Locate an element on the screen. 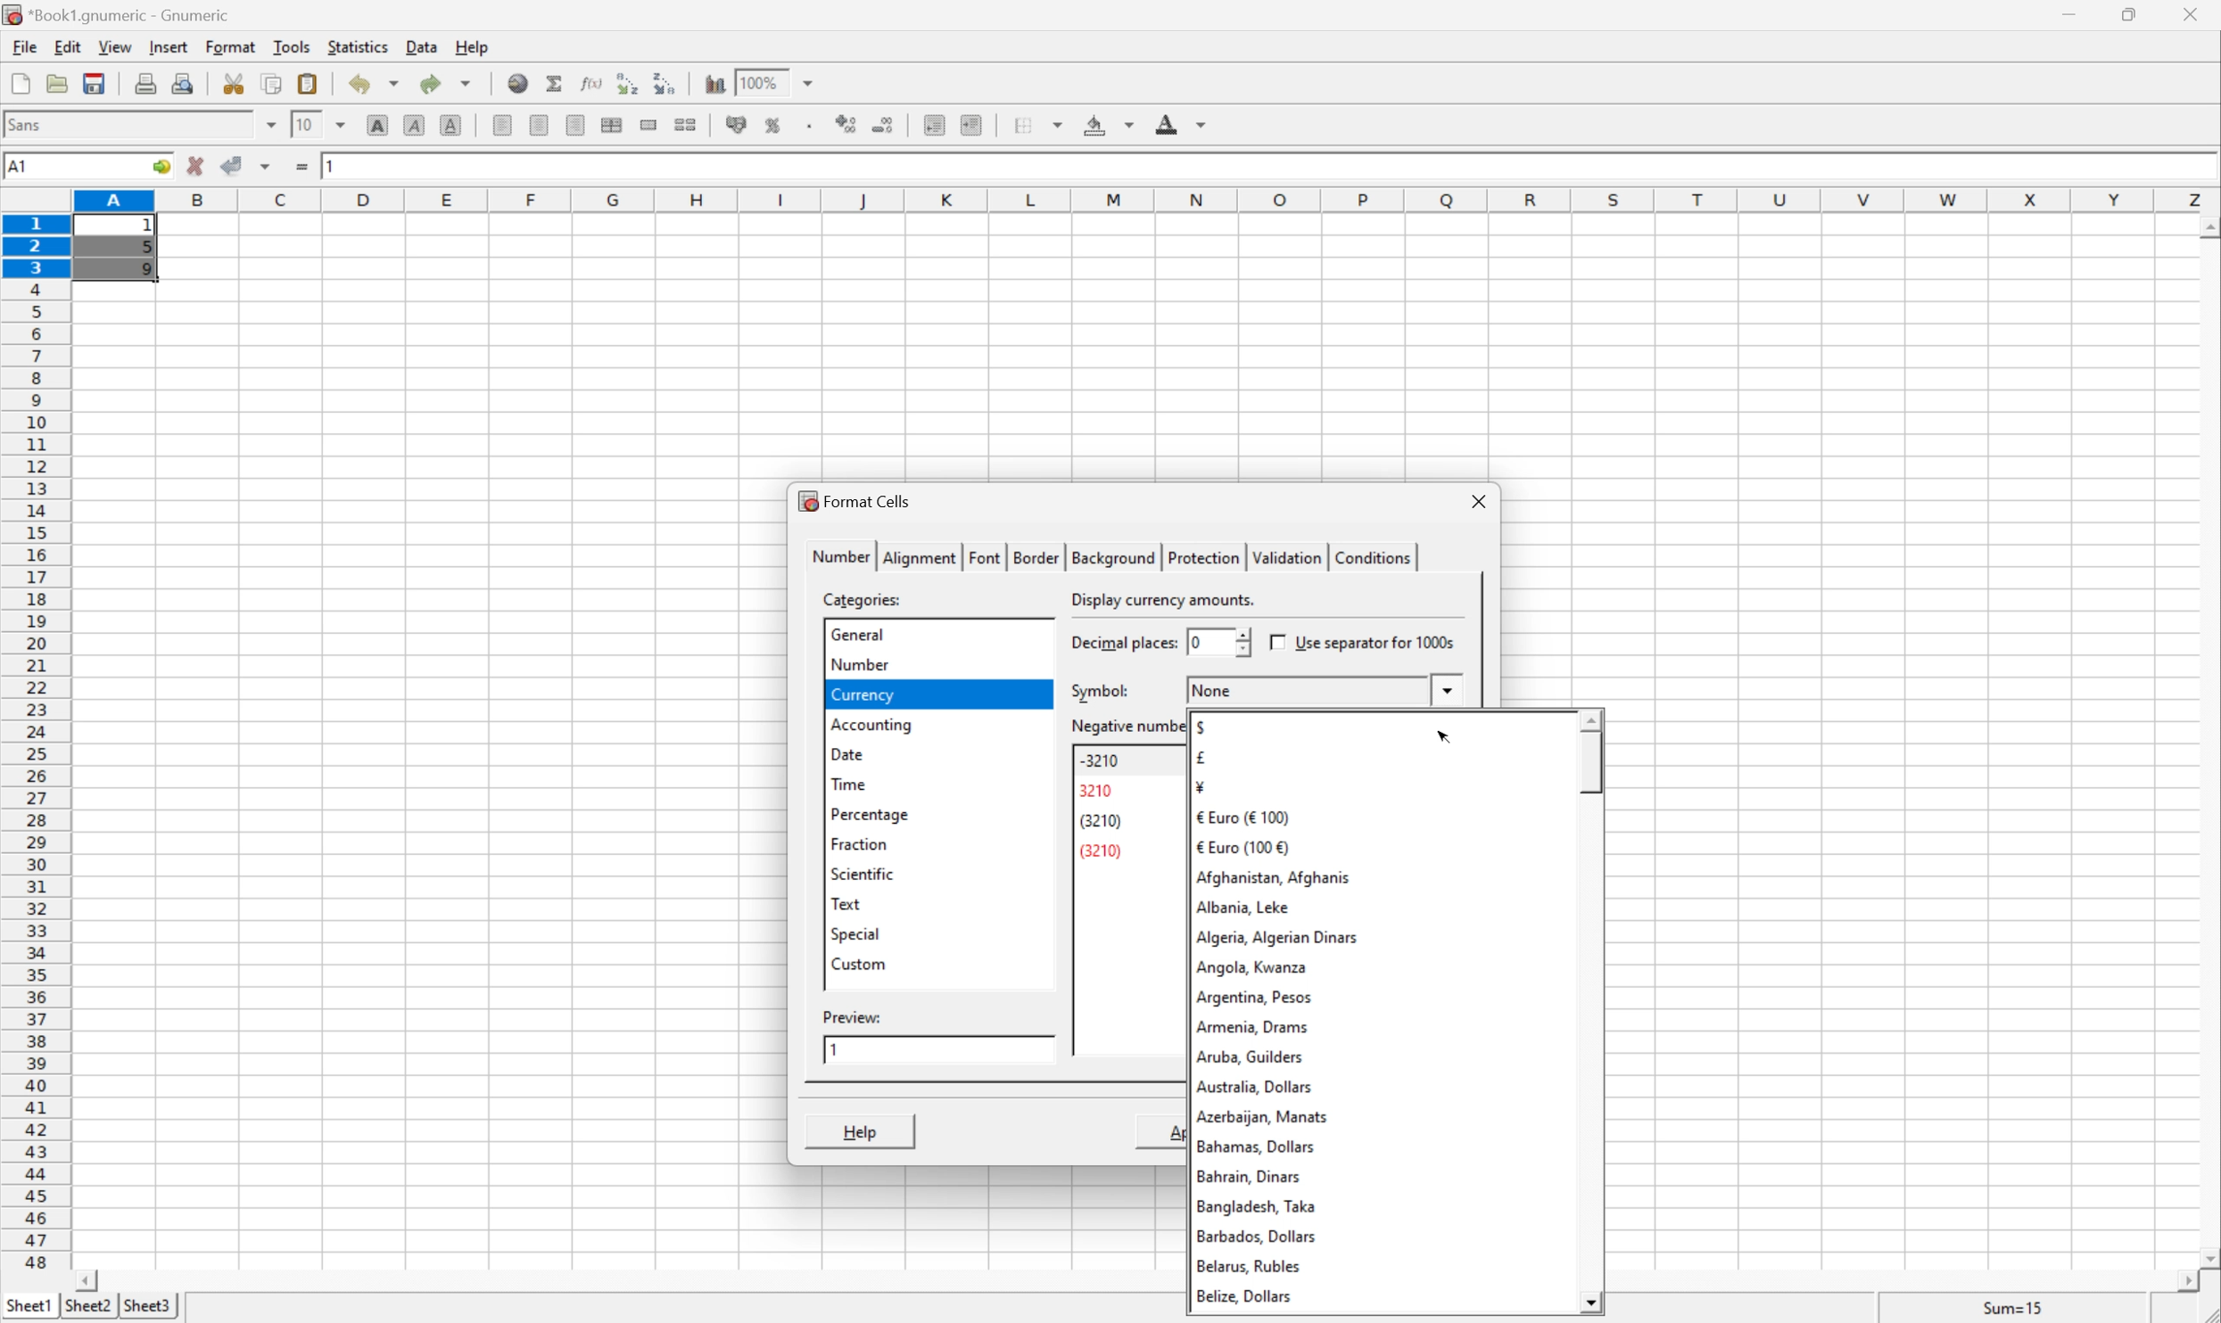  (3210) is located at coordinates (1105, 850).